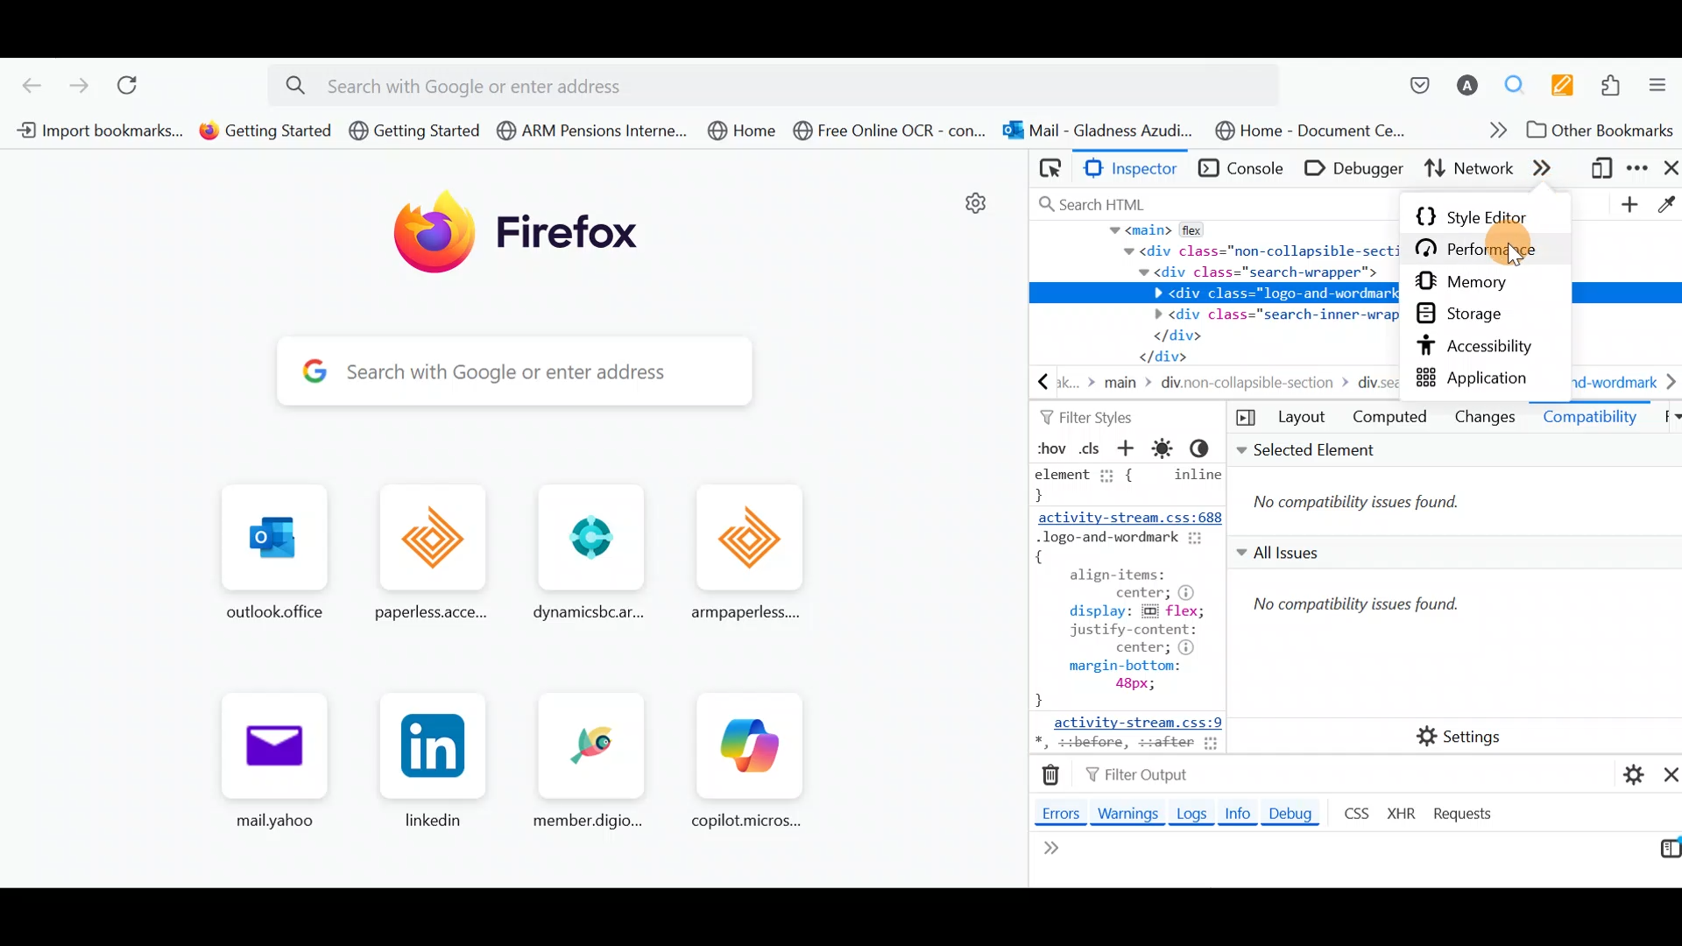 The image size is (1682, 946). What do you see at coordinates (1128, 451) in the screenshot?
I see `Add new rule` at bounding box center [1128, 451].